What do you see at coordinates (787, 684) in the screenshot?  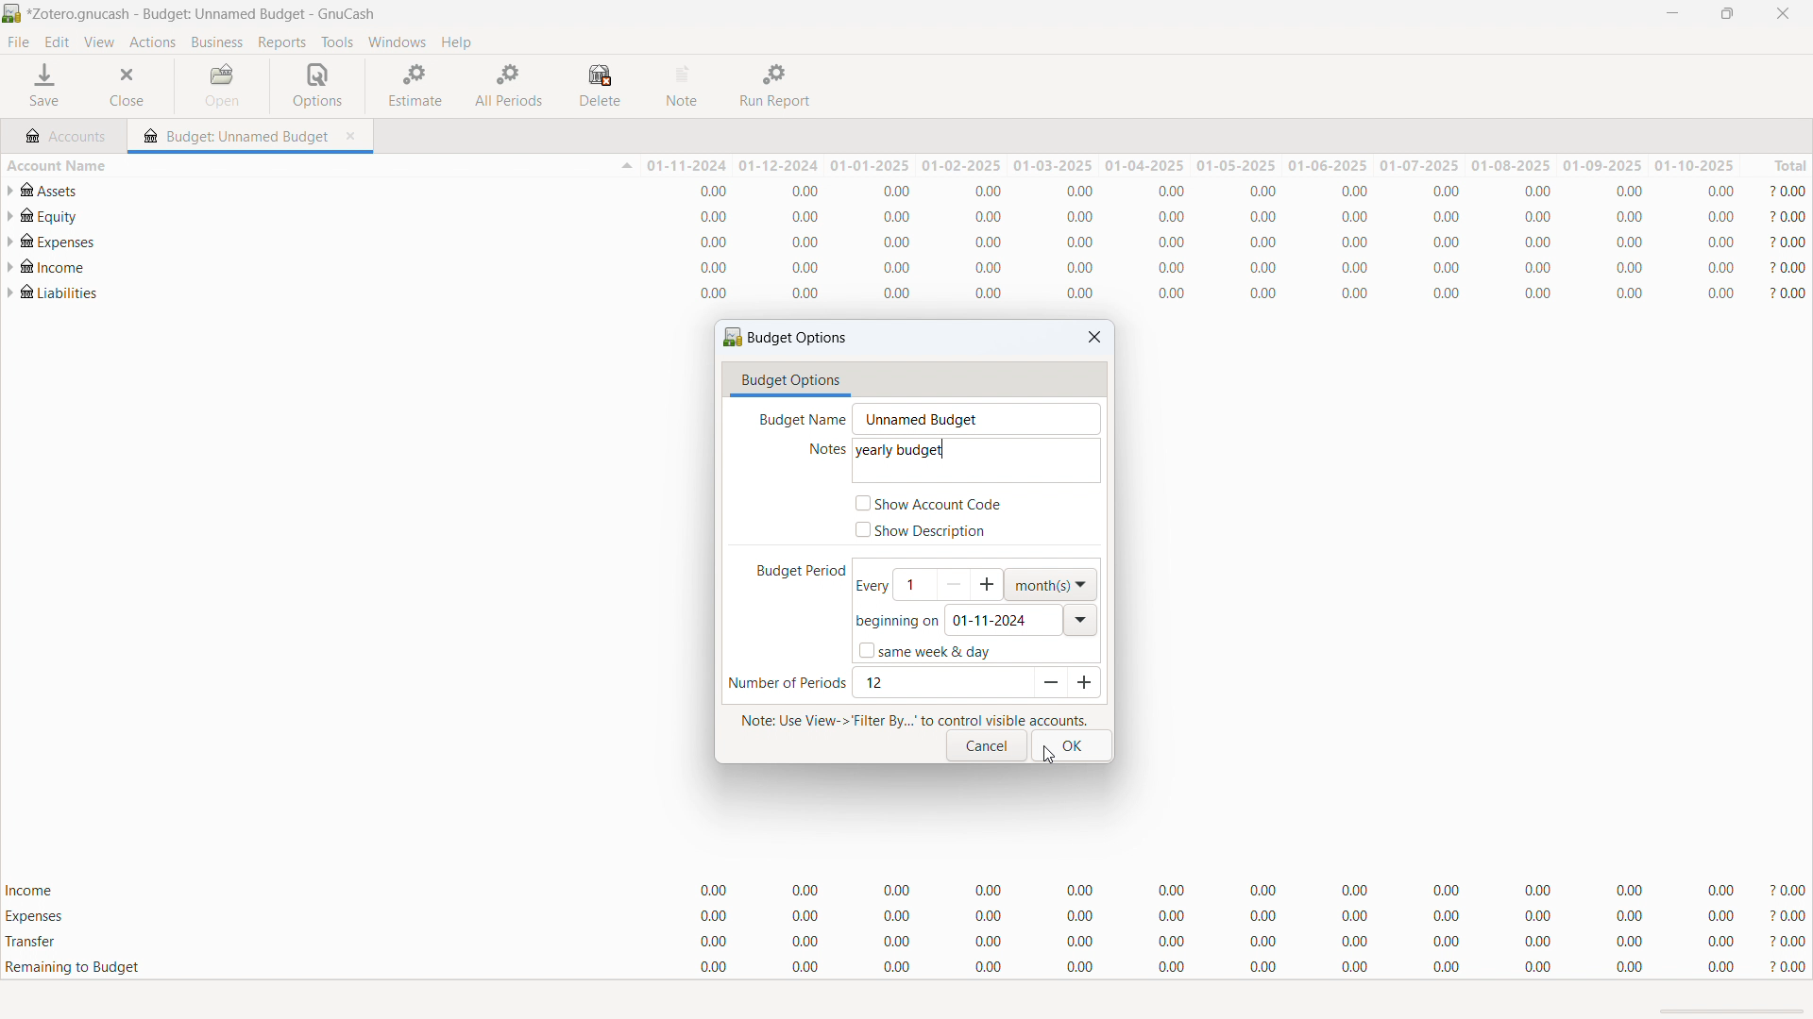 I see `number of periods` at bounding box center [787, 684].